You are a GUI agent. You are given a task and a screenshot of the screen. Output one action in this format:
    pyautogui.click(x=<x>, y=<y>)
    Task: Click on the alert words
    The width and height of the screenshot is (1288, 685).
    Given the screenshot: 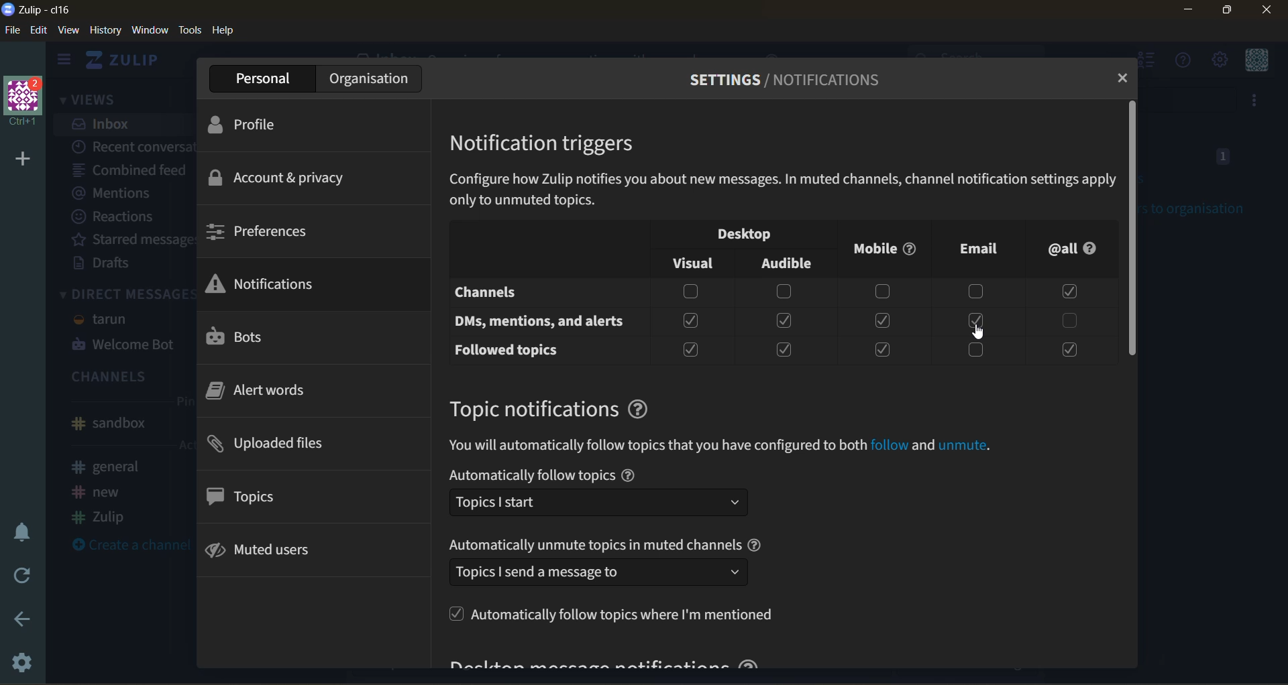 What is the action you would take?
    pyautogui.click(x=268, y=395)
    